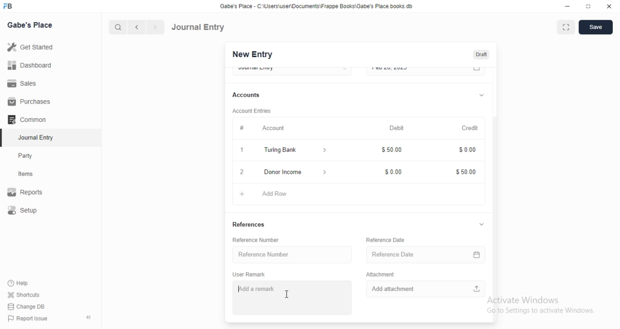 This screenshot has height=329, width=620. What do you see at coordinates (394, 151) in the screenshot?
I see `$50.00` at bounding box center [394, 151].